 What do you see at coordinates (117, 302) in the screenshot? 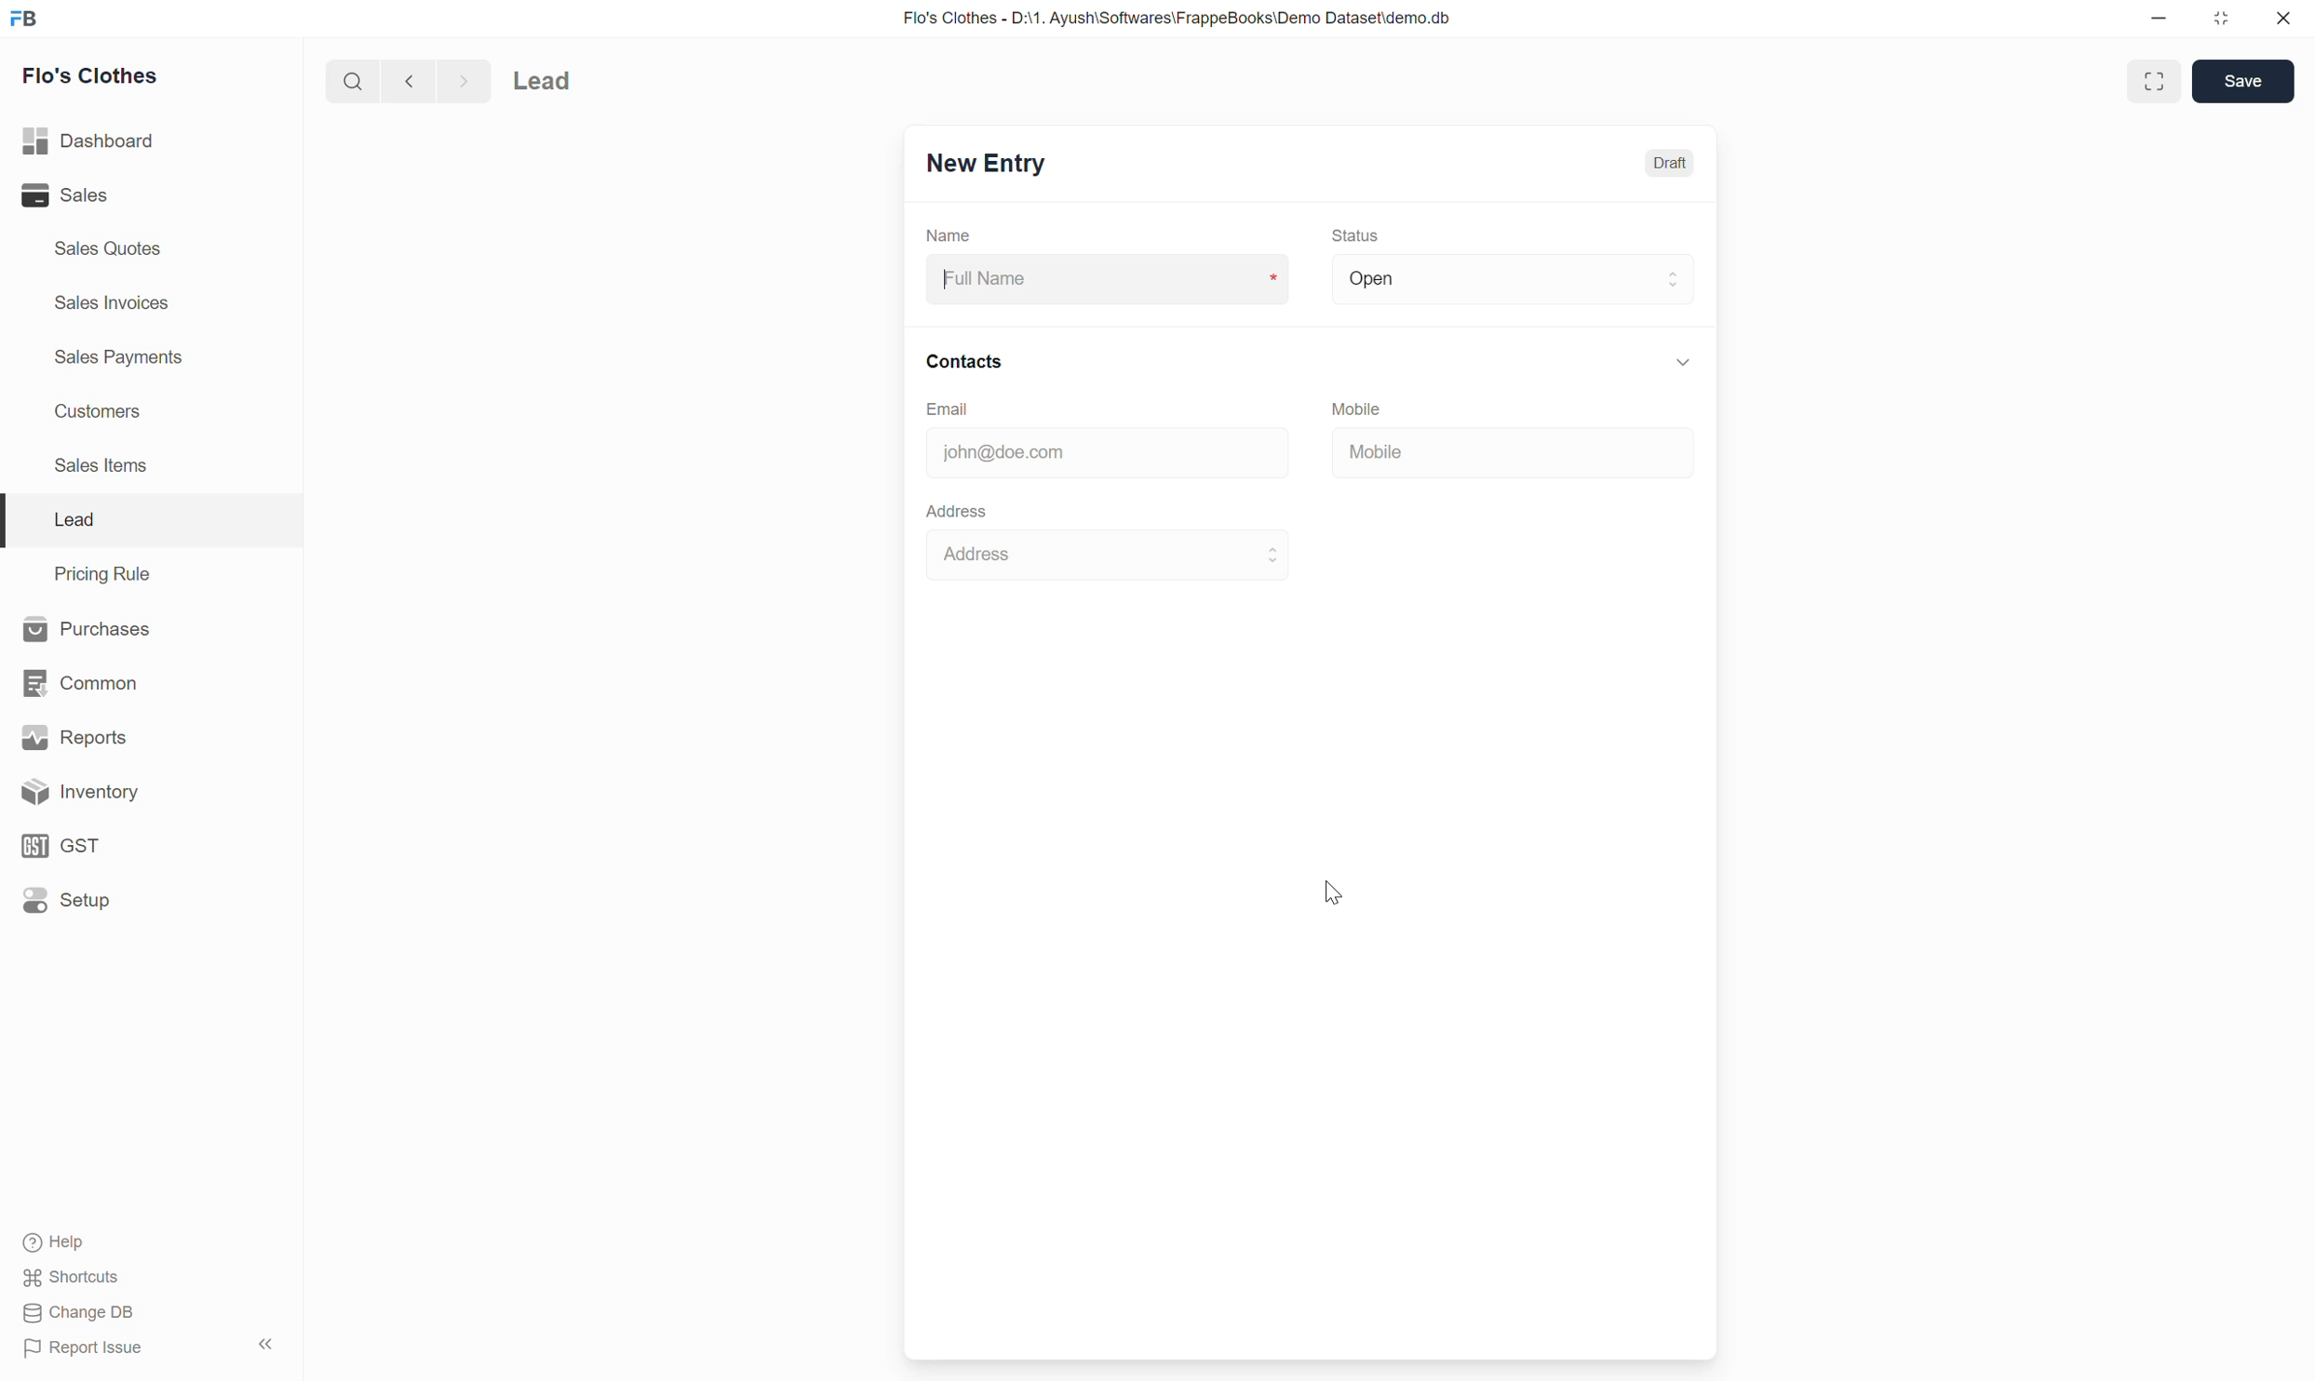
I see `Sales Invoices` at bounding box center [117, 302].